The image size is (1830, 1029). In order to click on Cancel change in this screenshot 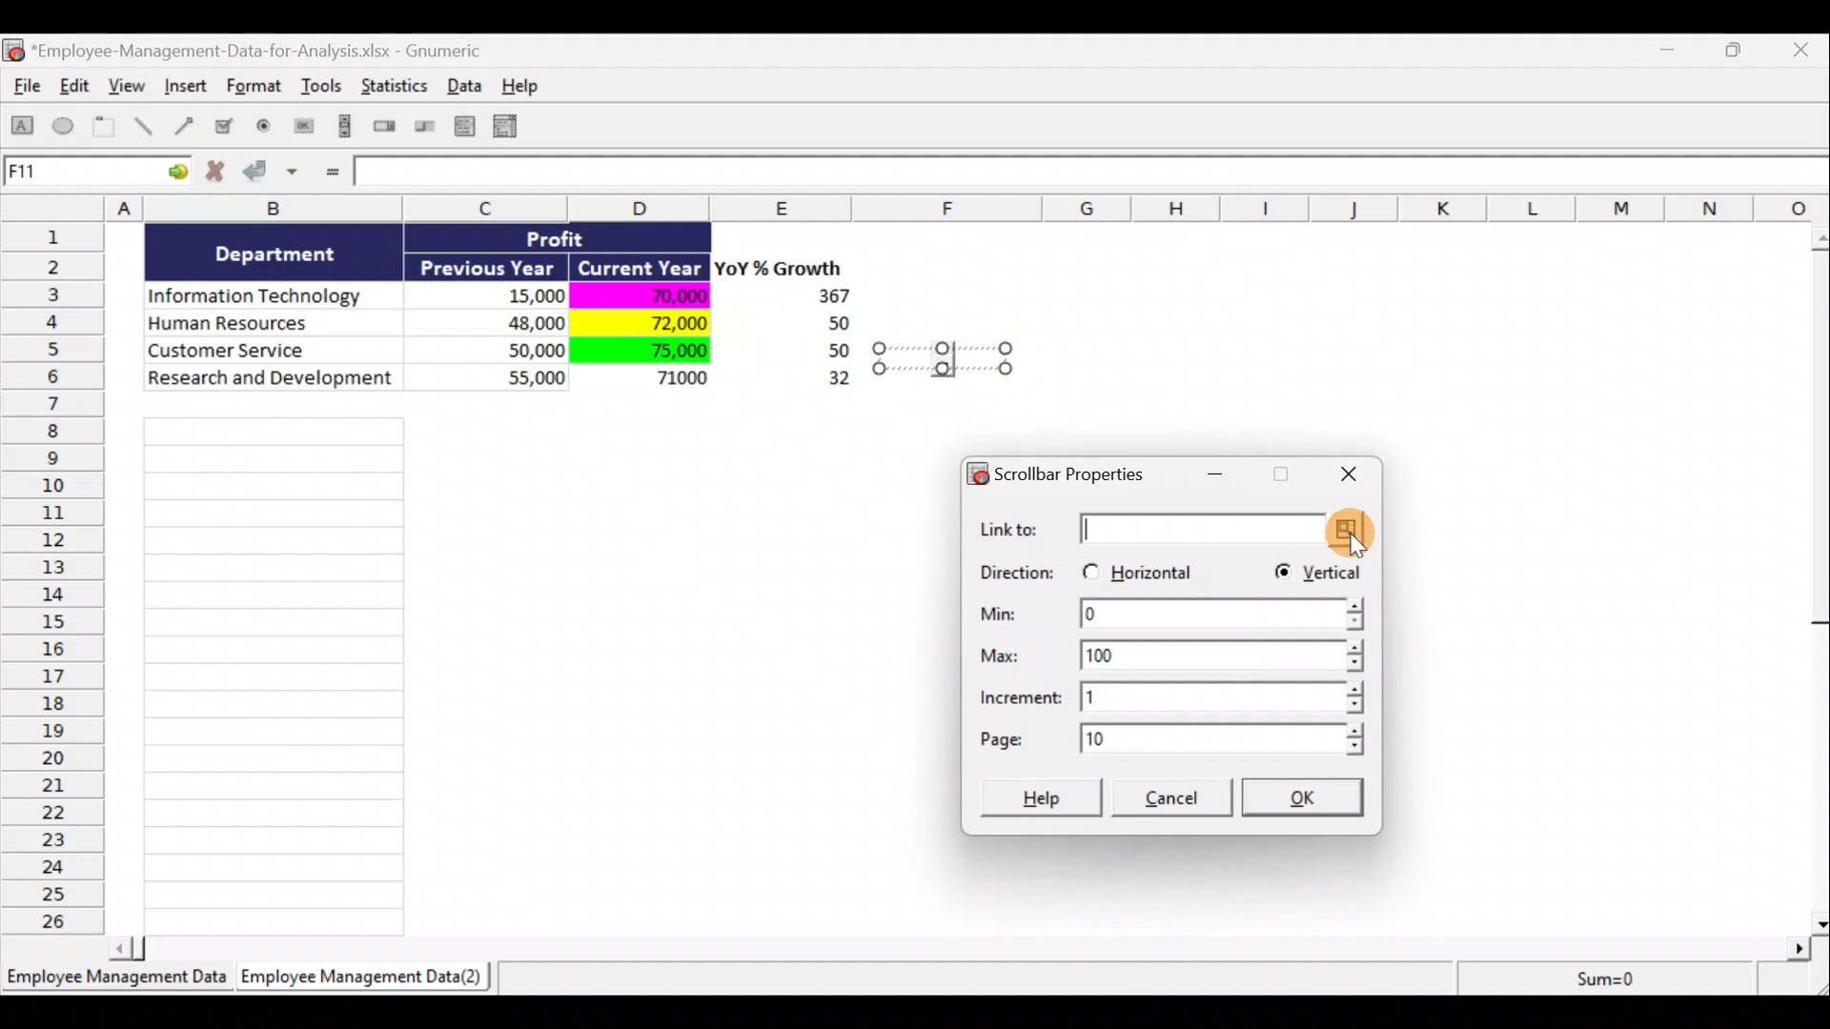, I will do `click(221, 175)`.